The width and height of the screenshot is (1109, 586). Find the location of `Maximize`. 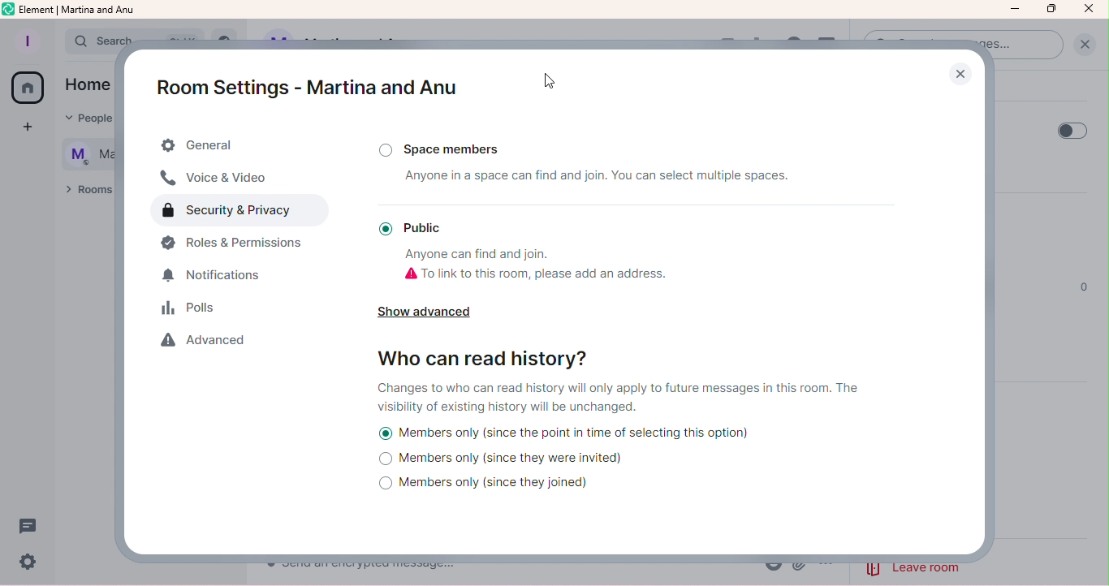

Maximize is located at coordinates (1052, 9).